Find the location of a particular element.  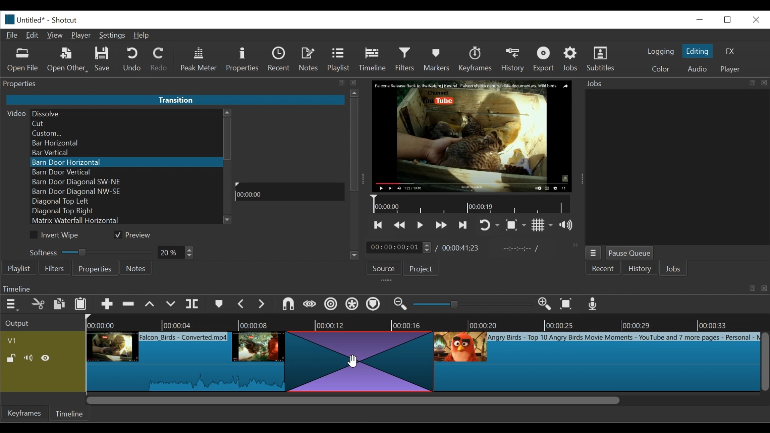

(un)check Preview is located at coordinates (136, 235).